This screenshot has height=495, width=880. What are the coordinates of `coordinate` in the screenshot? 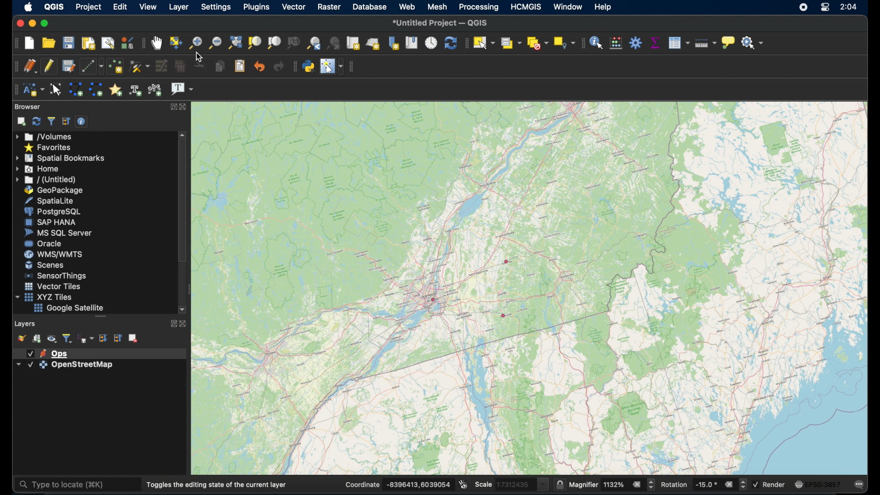 It's located at (398, 484).